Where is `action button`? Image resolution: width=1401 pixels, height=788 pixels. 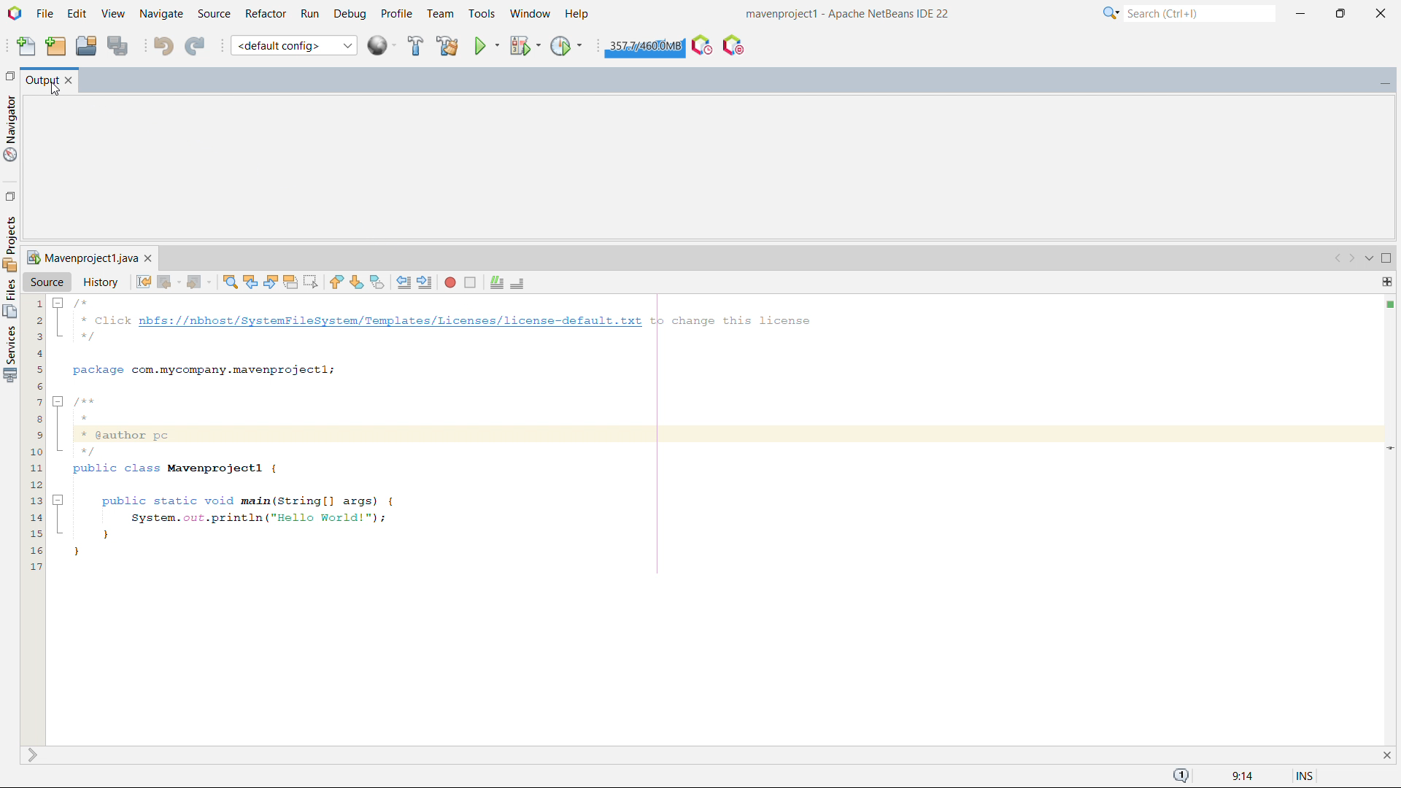 action button is located at coordinates (1391, 307).